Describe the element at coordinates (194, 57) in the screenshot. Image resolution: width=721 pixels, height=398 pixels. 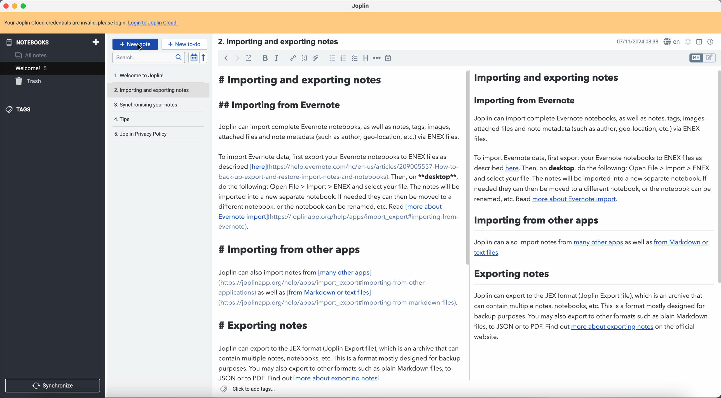
I see `toggle sort order field` at that location.